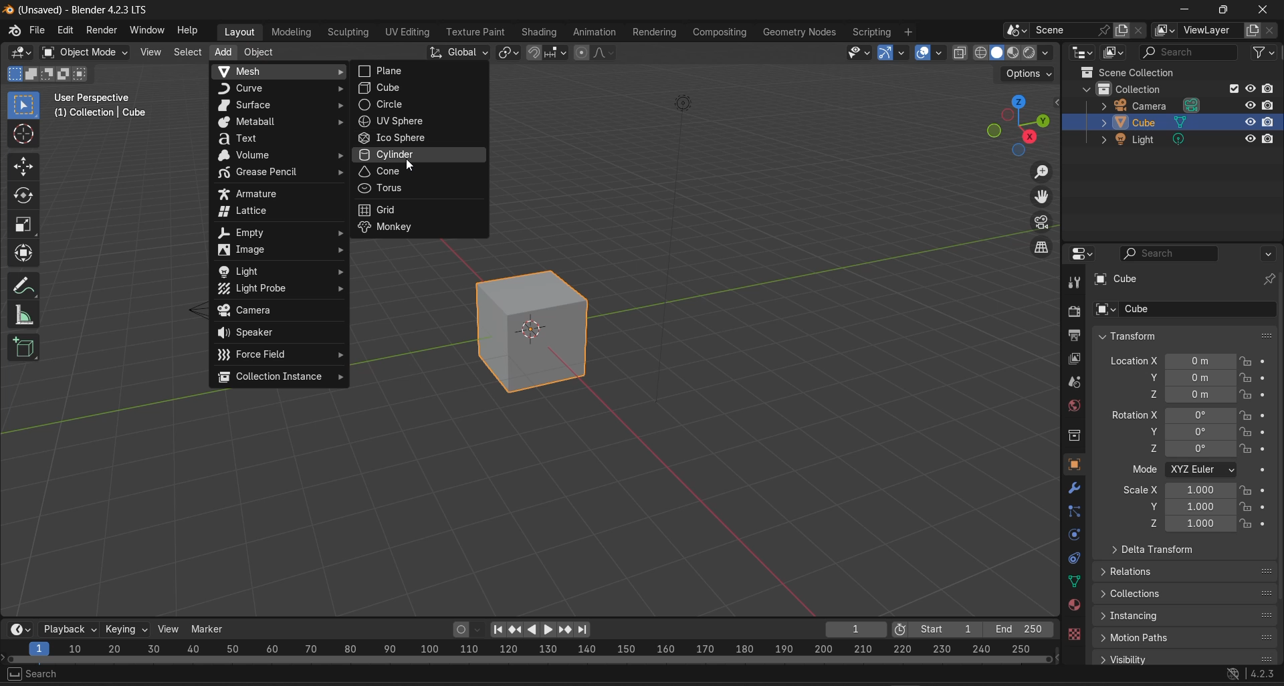 The height and width of the screenshot is (686, 1284). Describe the element at coordinates (47, 75) in the screenshot. I see `mode: subtract existing selection` at that location.